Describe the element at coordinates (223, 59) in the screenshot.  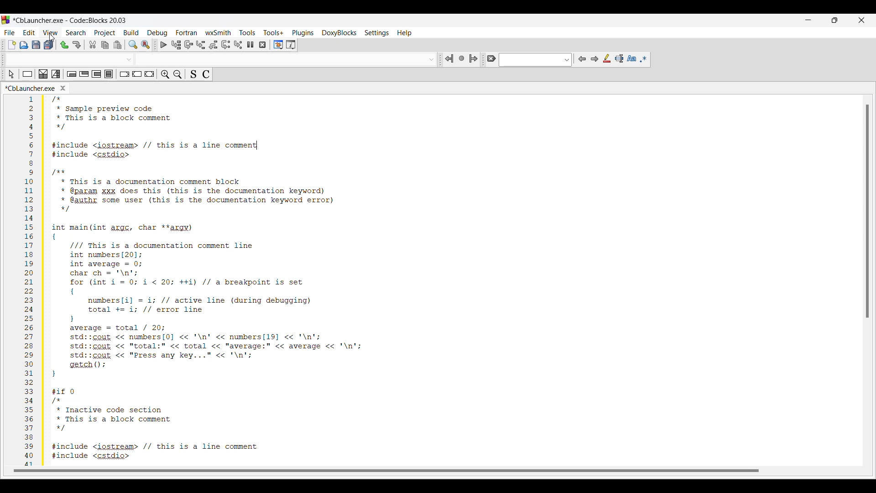
I see `tab` at that location.